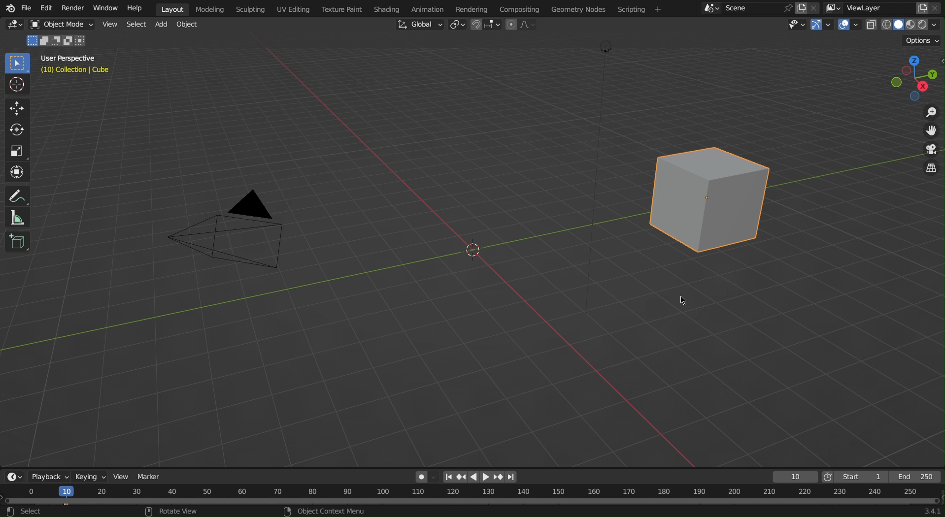 Image resolution: width=945 pixels, height=517 pixels. Describe the element at coordinates (18, 86) in the screenshot. I see `Cursor` at that location.